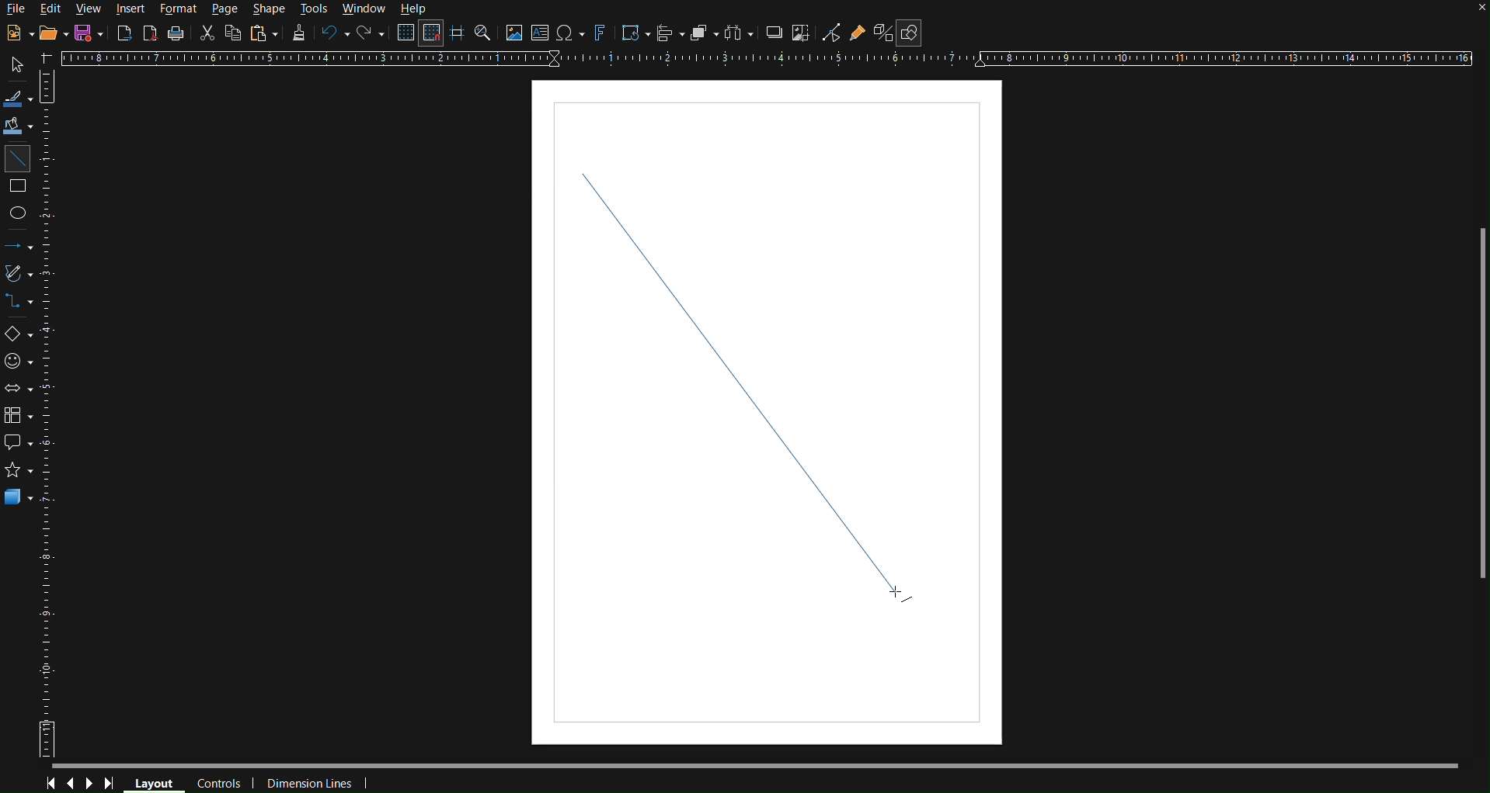 The image size is (1490, 793). I want to click on Formatting, so click(298, 34).